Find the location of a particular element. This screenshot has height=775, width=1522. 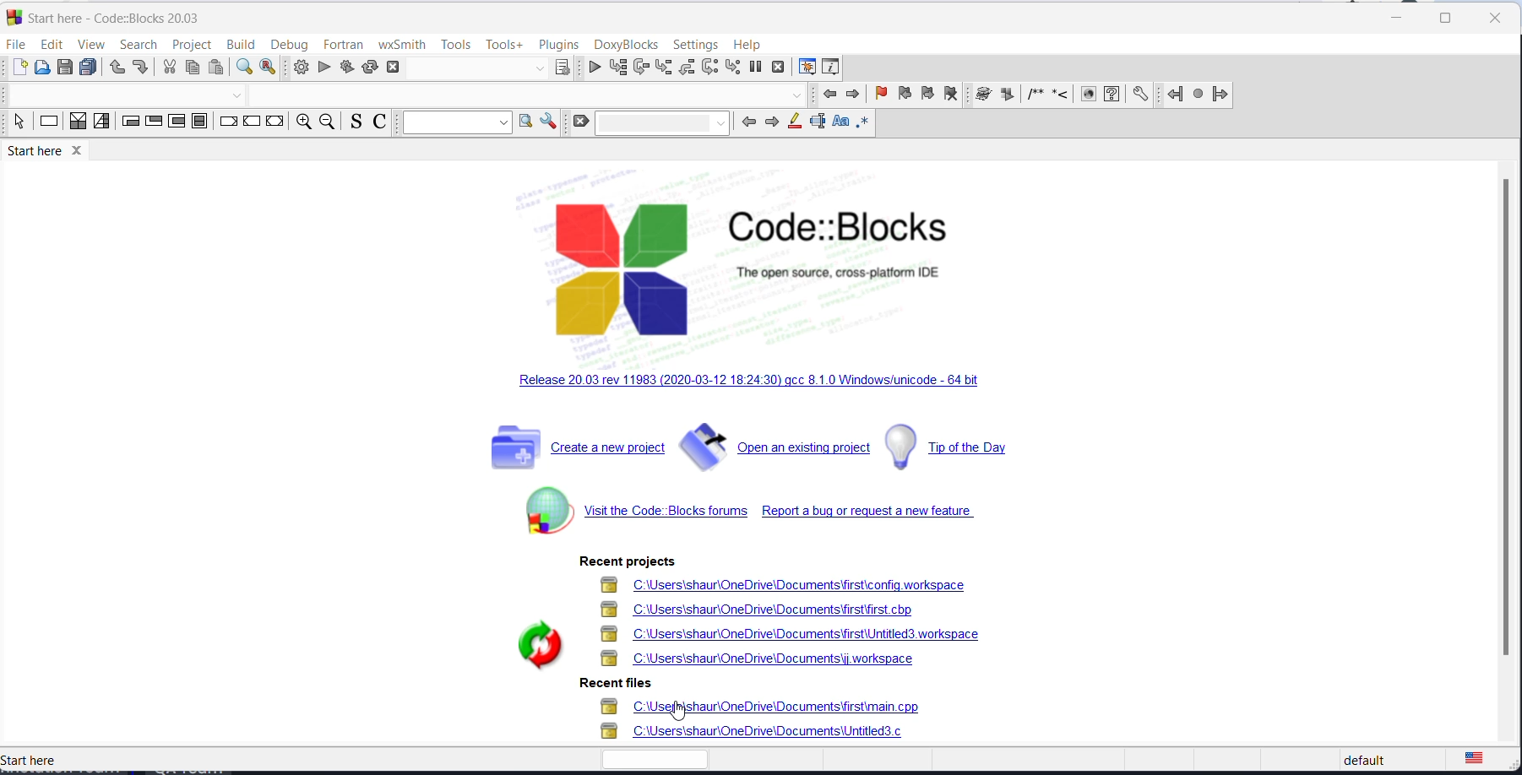

next jump is located at coordinates (1197, 95).